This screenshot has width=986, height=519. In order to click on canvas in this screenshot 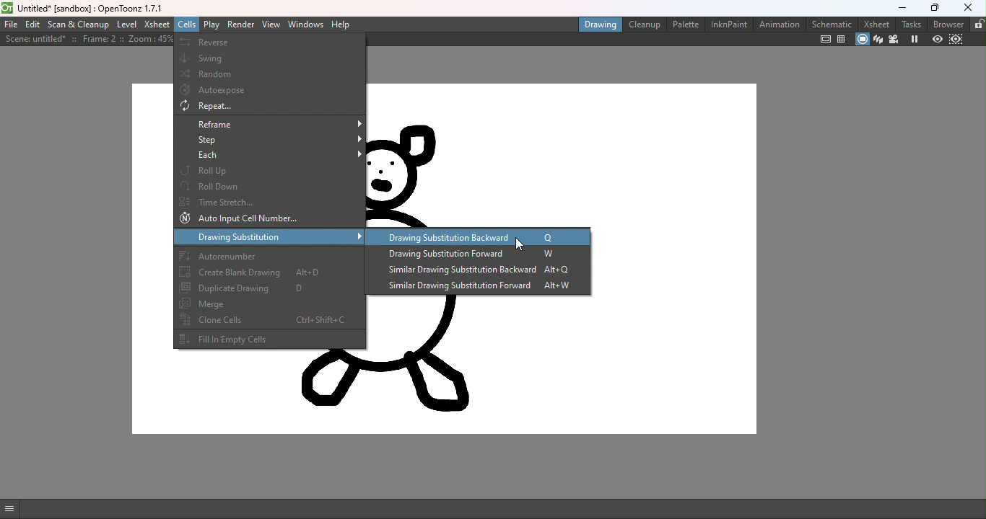, I will do `click(561, 365)`.